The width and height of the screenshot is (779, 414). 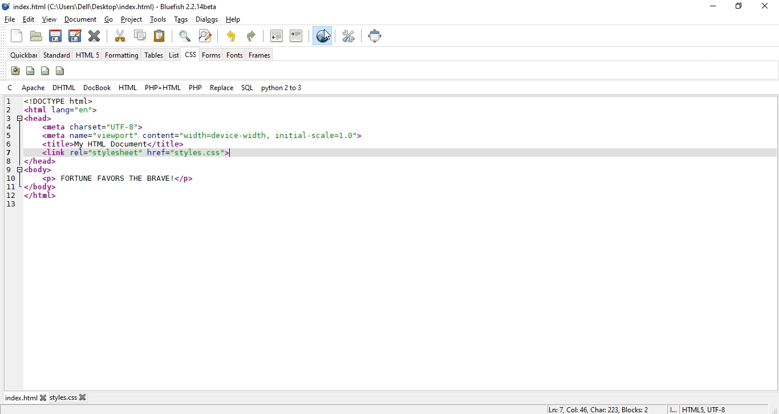 What do you see at coordinates (132, 19) in the screenshot?
I see `project` at bounding box center [132, 19].